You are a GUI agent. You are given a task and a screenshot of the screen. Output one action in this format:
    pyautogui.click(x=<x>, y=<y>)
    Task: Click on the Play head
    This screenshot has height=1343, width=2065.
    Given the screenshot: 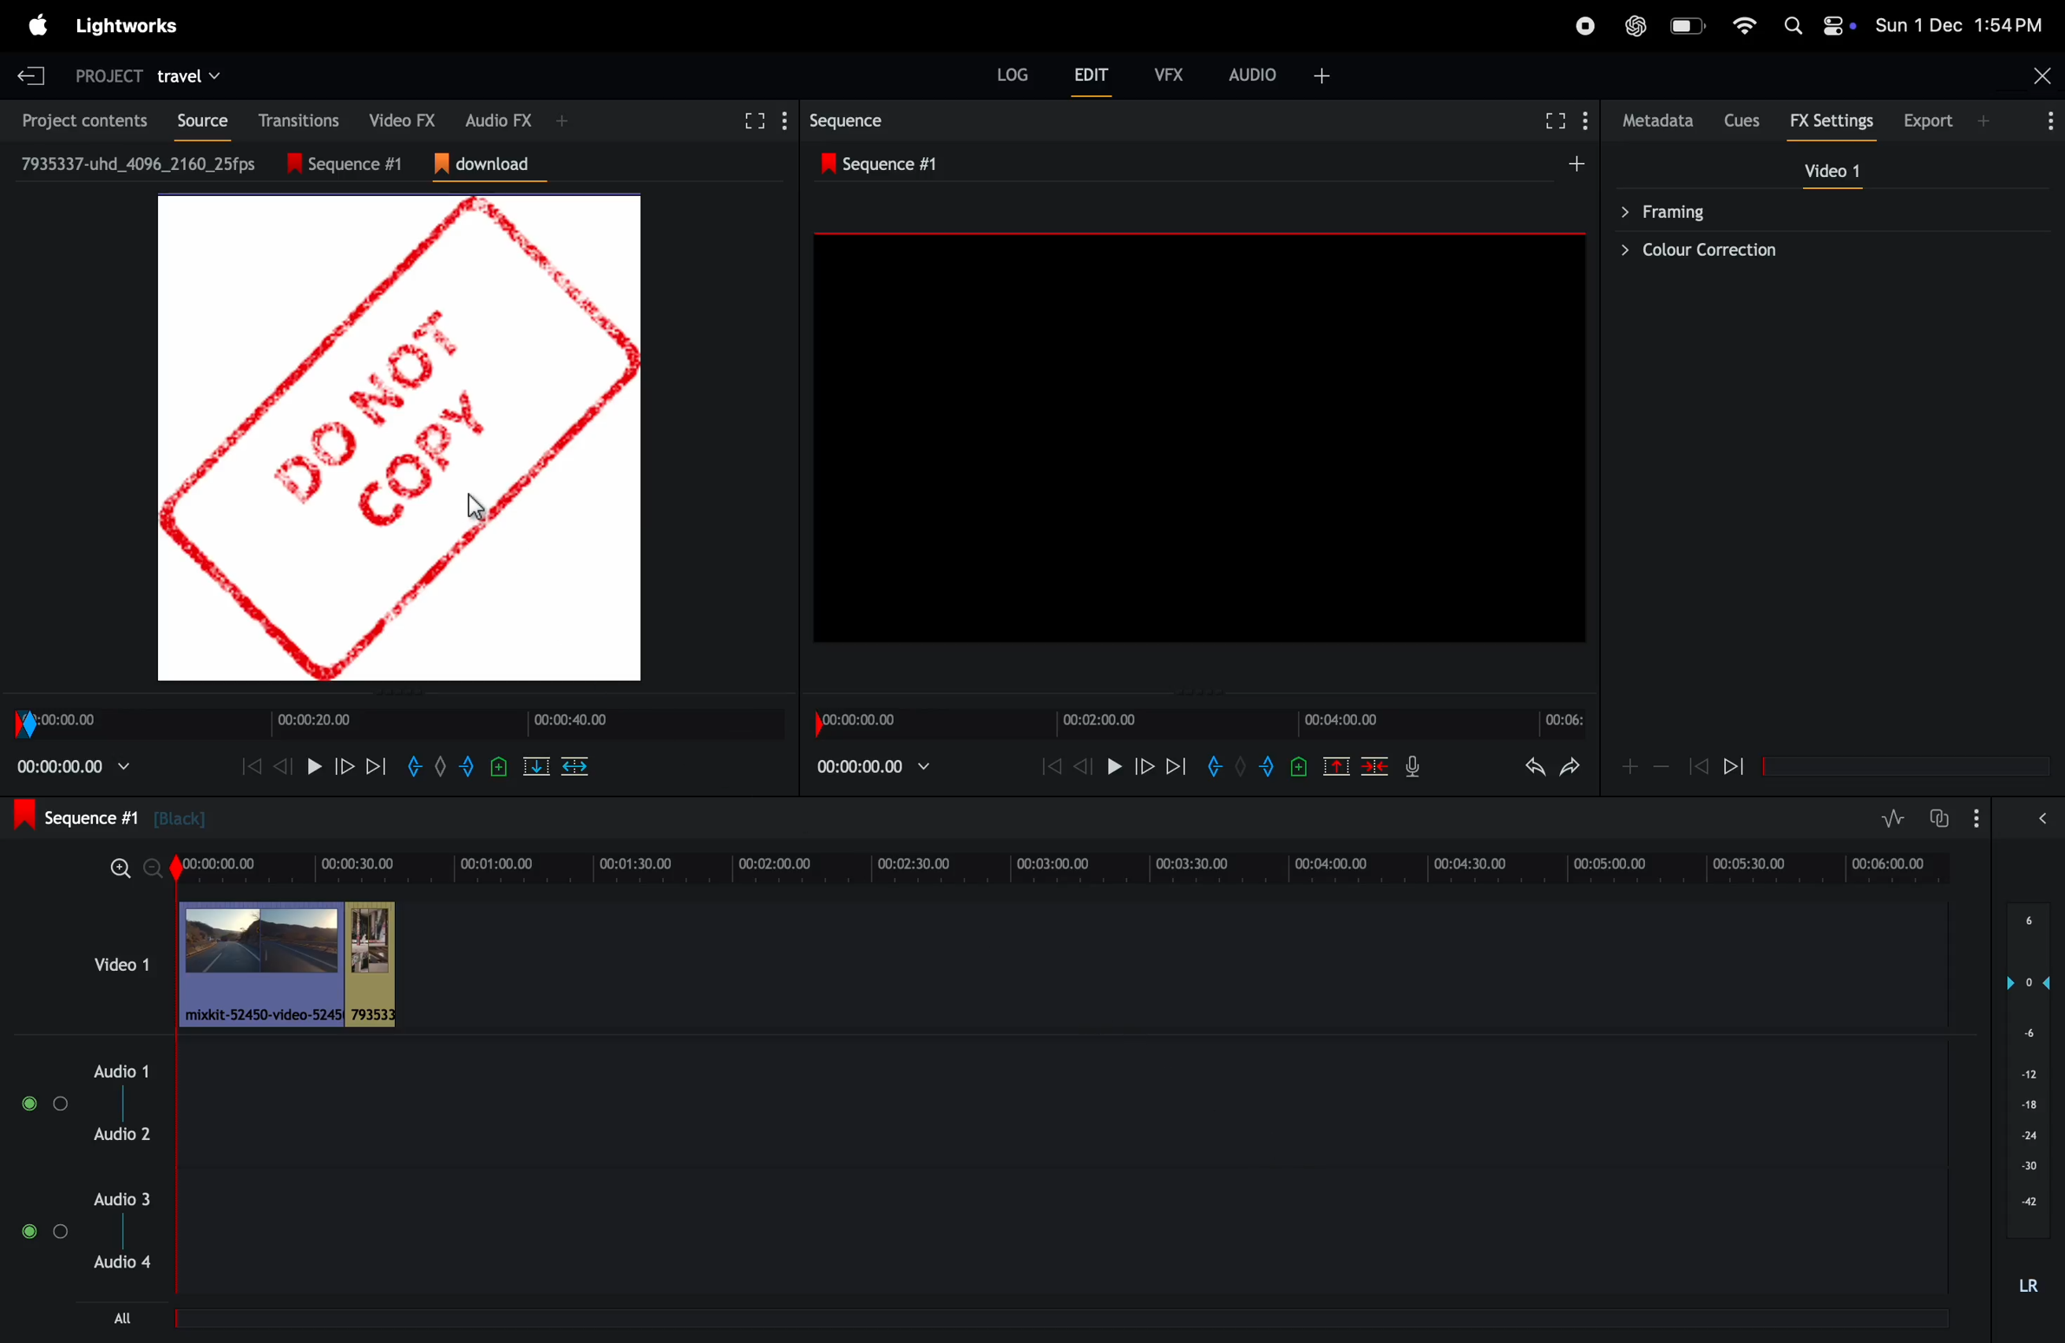 What is the action you would take?
    pyautogui.click(x=176, y=1072)
    